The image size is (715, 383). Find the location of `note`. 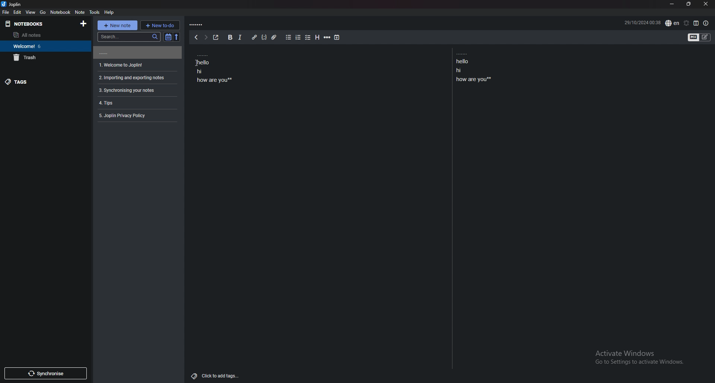

note is located at coordinates (136, 116).